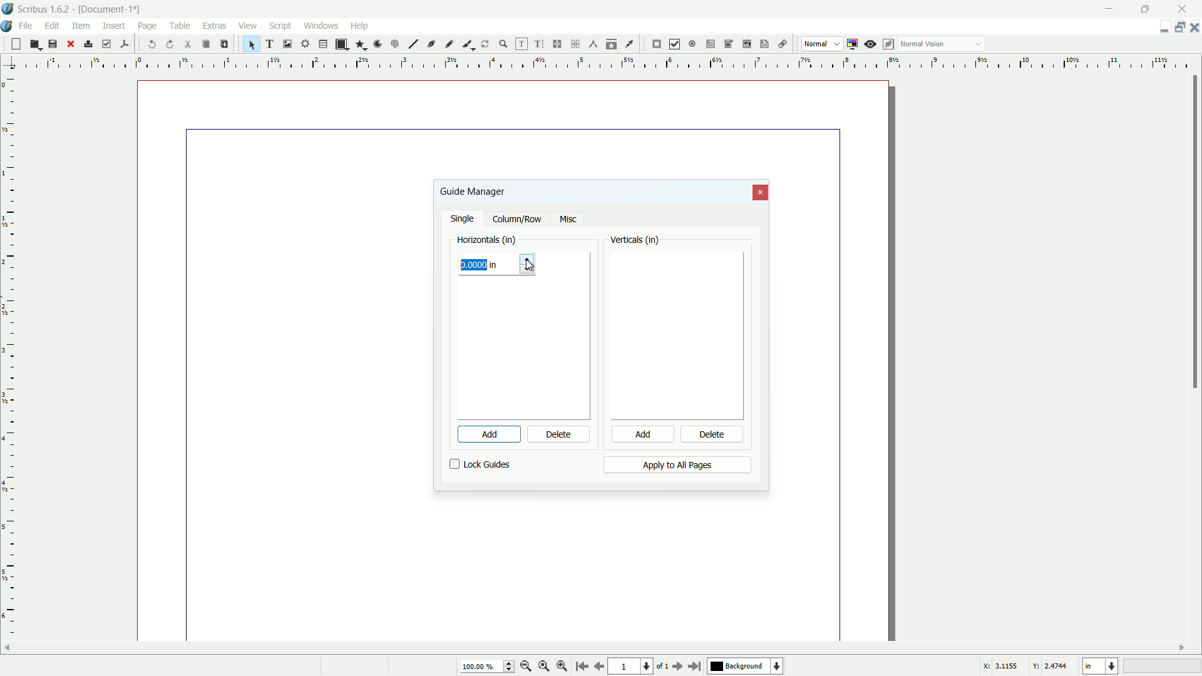 This screenshot has width=1202, height=676. What do you see at coordinates (815, 43) in the screenshot?
I see `normal` at bounding box center [815, 43].